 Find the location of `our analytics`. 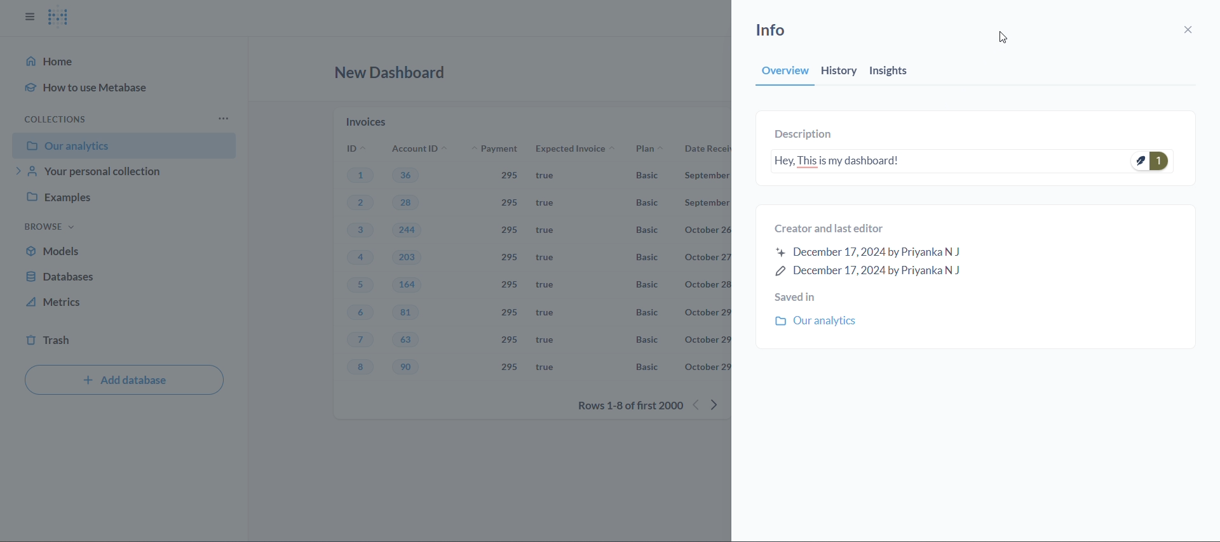

our analytics is located at coordinates (821, 321).